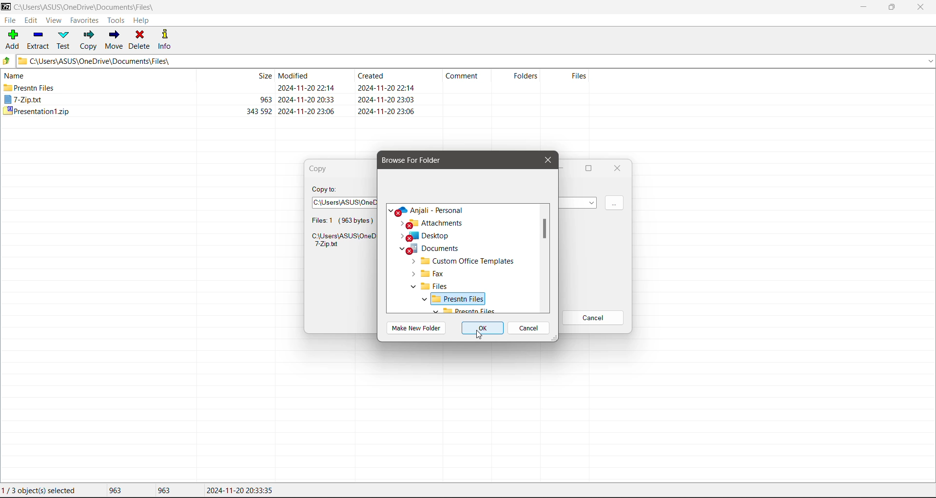  What do you see at coordinates (308, 94) in the screenshot?
I see `File Modified Date` at bounding box center [308, 94].